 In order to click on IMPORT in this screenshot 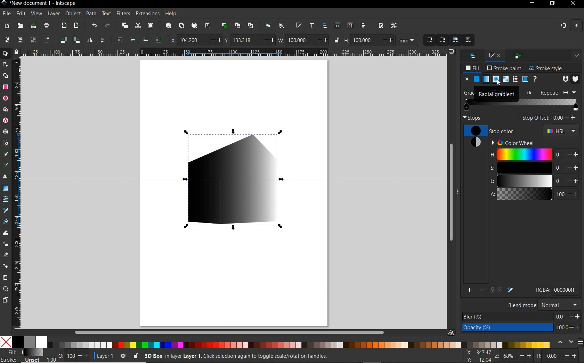, I will do `click(64, 26)`.